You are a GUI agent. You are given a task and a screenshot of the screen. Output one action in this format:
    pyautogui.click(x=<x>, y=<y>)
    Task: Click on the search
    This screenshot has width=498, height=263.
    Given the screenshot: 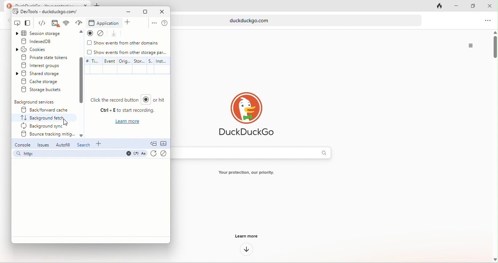 What is the action you would take?
    pyautogui.click(x=83, y=146)
    